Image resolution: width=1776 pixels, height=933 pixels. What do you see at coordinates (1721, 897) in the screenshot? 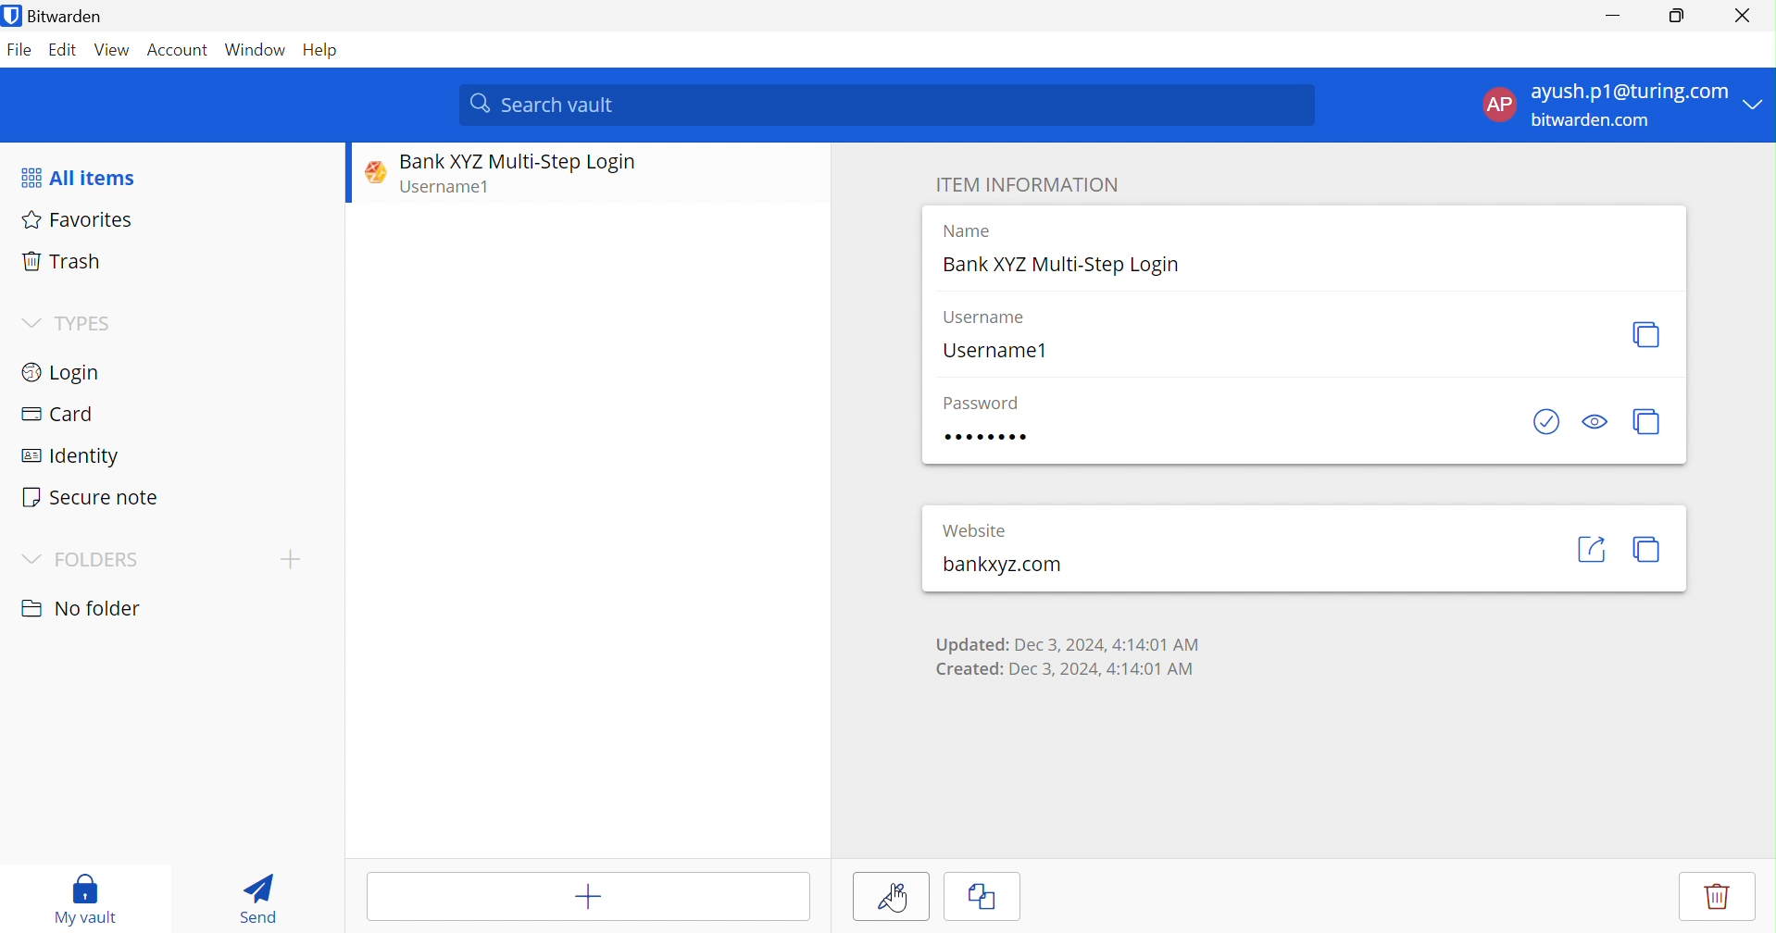
I see `Delete` at bounding box center [1721, 897].